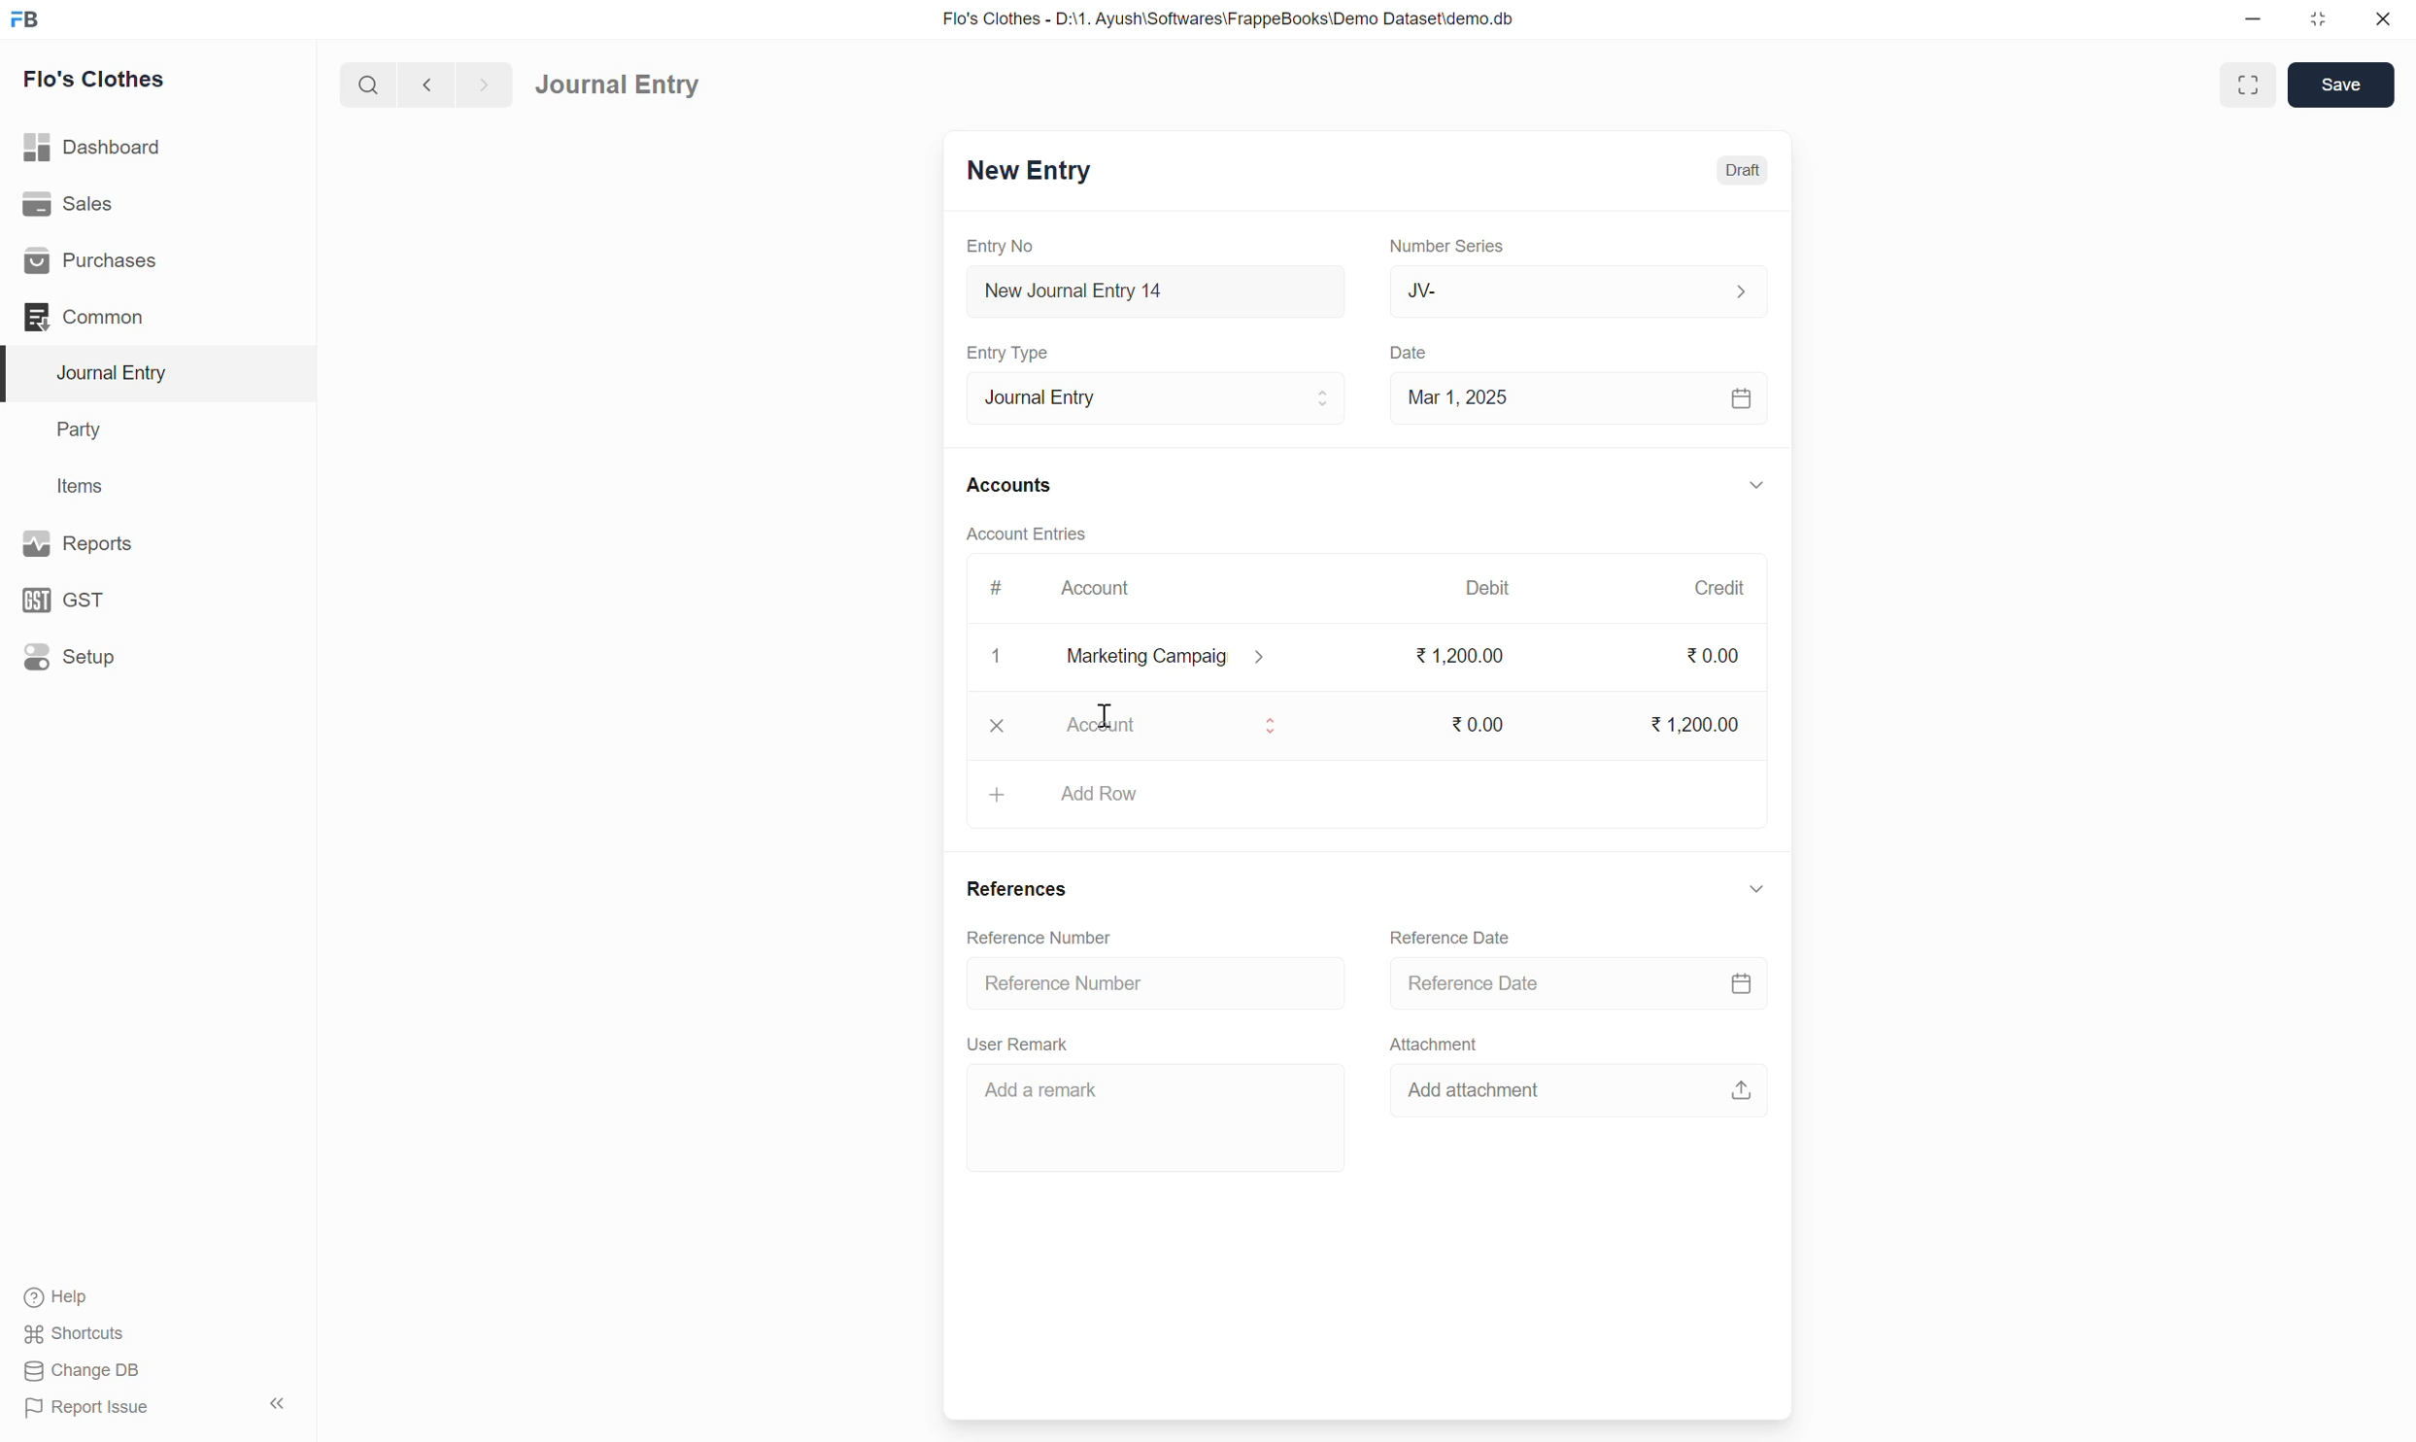  I want to click on Change DB, so click(82, 1370).